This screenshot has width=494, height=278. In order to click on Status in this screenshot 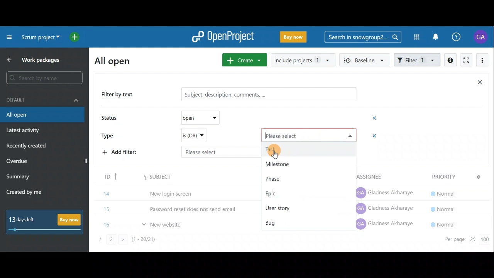, I will do `click(110, 119)`.